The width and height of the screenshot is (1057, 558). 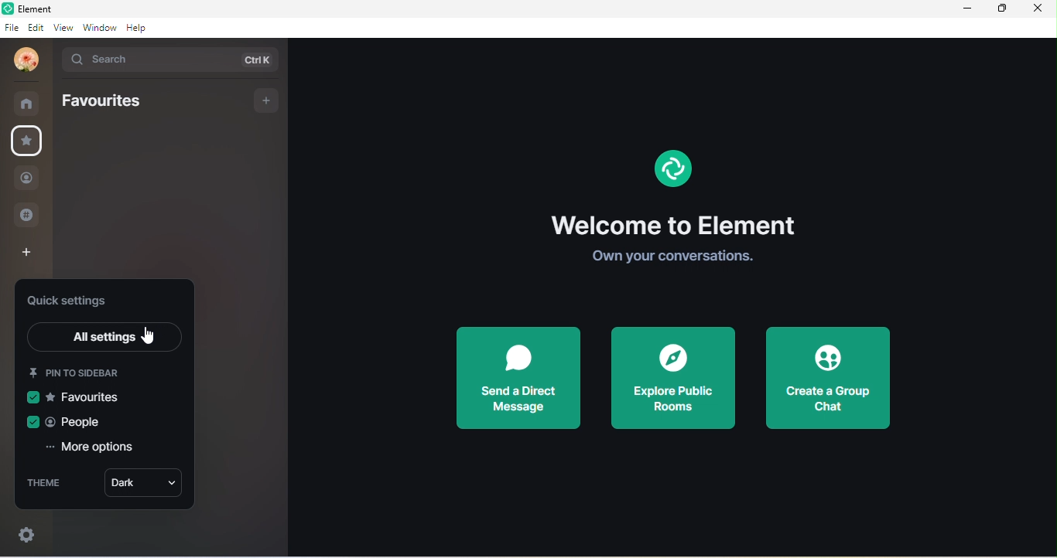 What do you see at coordinates (669, 257) in the screenshot?
I see `Own your conversations.` at bounding box center [669, 257].